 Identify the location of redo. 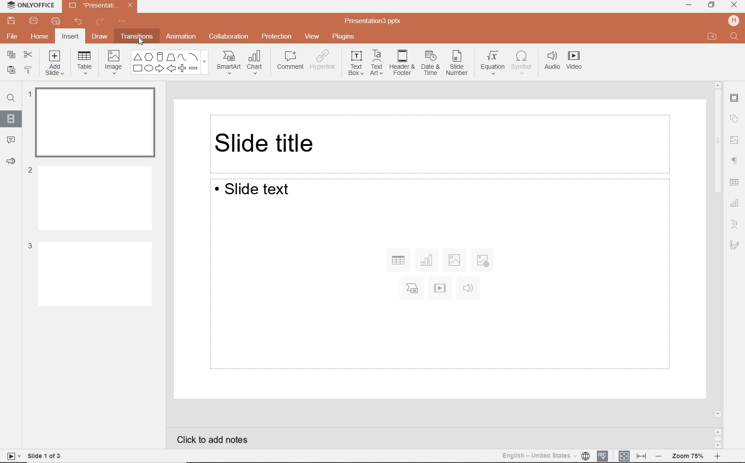
(101, 22).